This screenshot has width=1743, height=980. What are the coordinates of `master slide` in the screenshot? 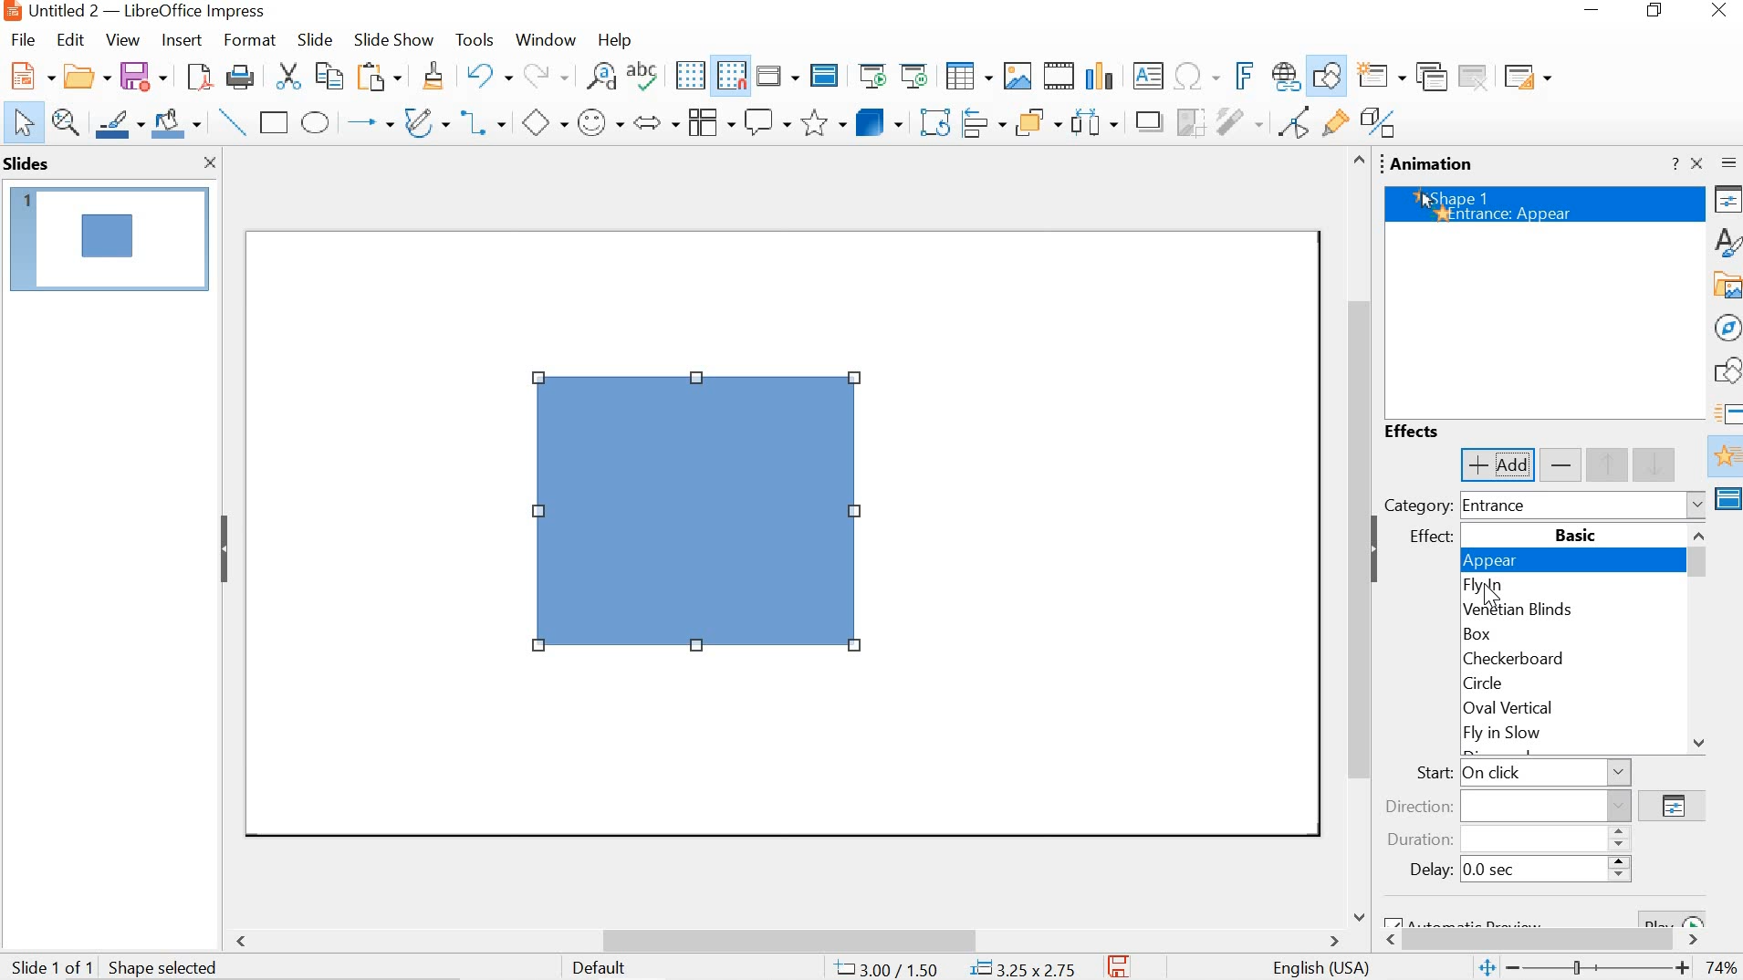 It's located at (825, 77).